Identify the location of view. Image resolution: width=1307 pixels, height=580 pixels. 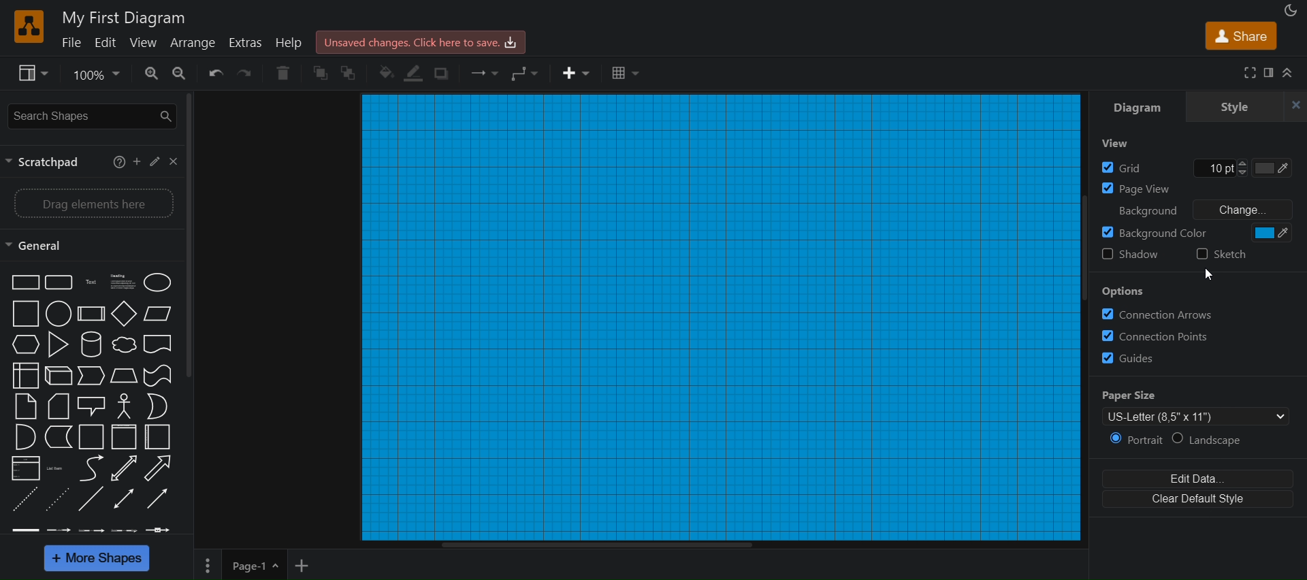
(144, 44).